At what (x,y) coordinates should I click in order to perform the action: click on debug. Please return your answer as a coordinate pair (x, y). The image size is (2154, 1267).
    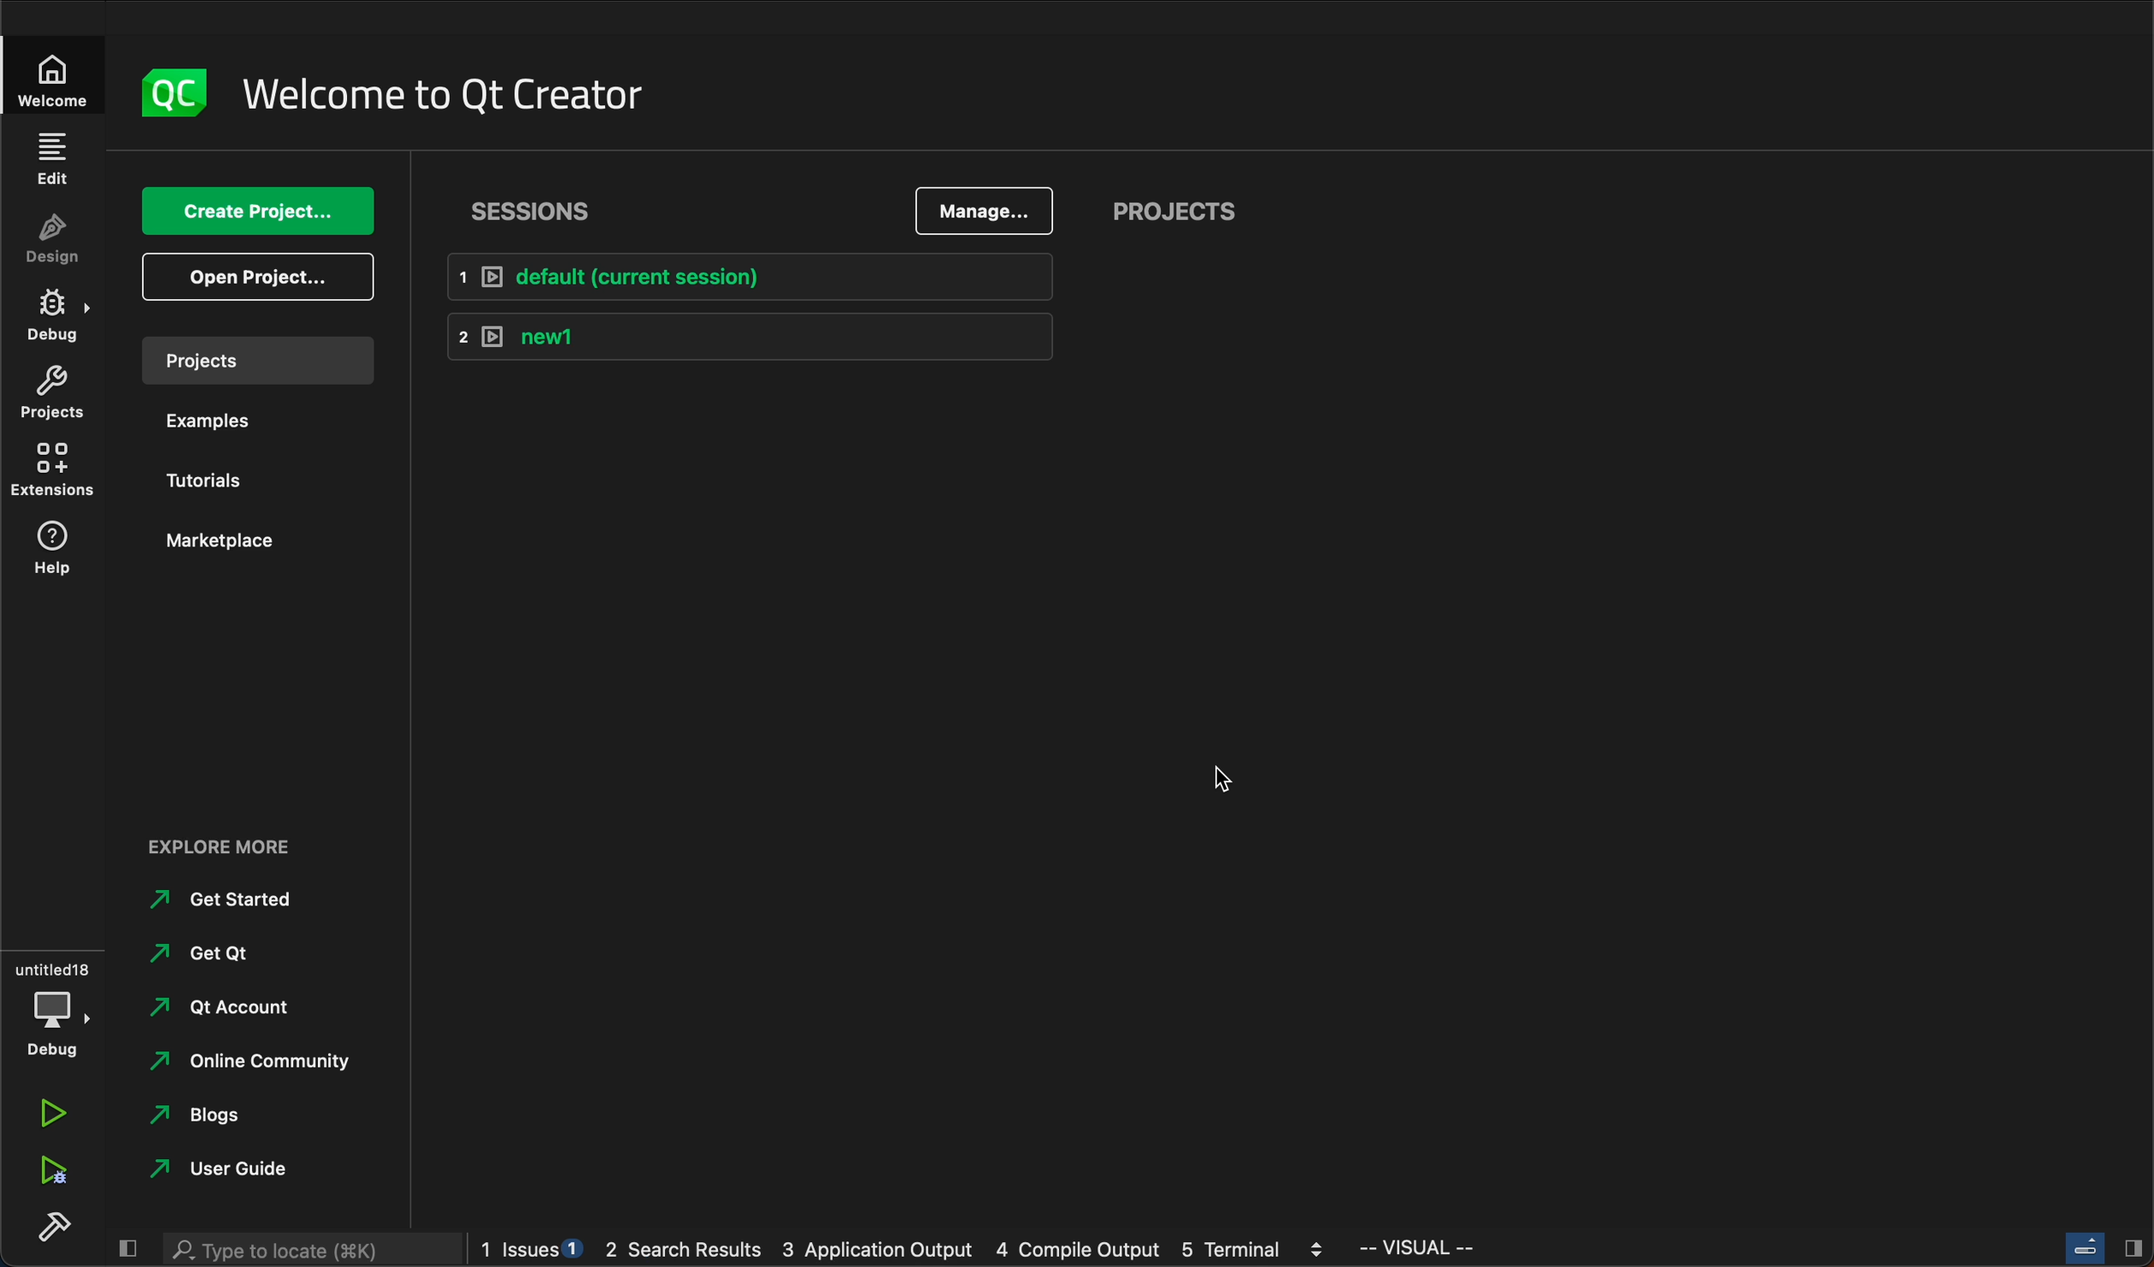
    Looking at the image, I should click on (51, 318).